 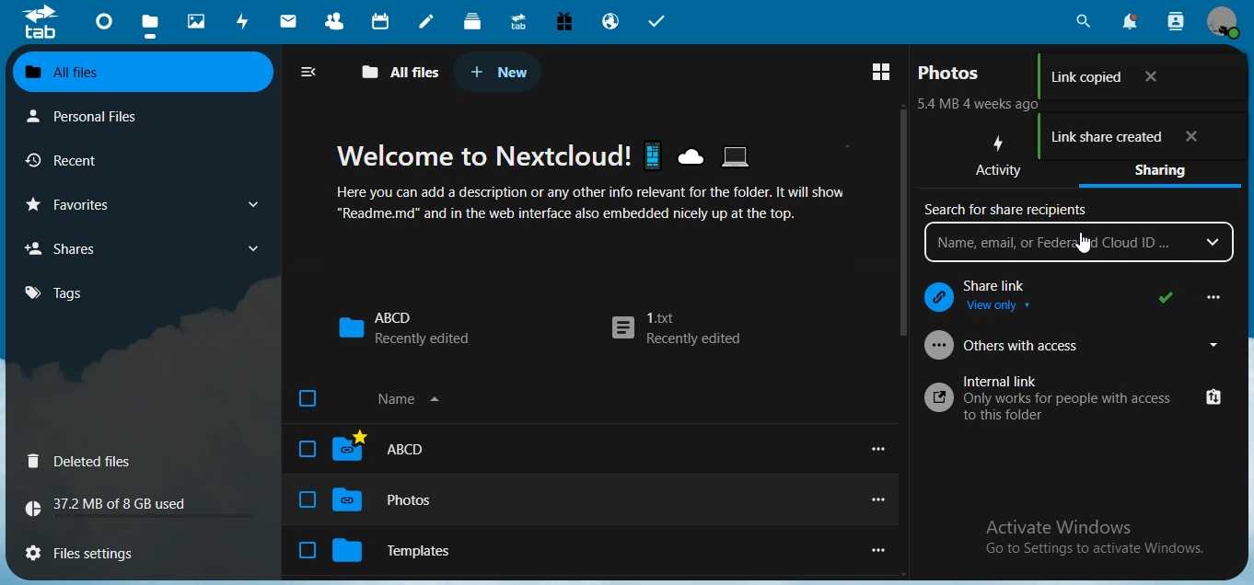 I want to click on switch to grid view, so click(x=880, y=72).